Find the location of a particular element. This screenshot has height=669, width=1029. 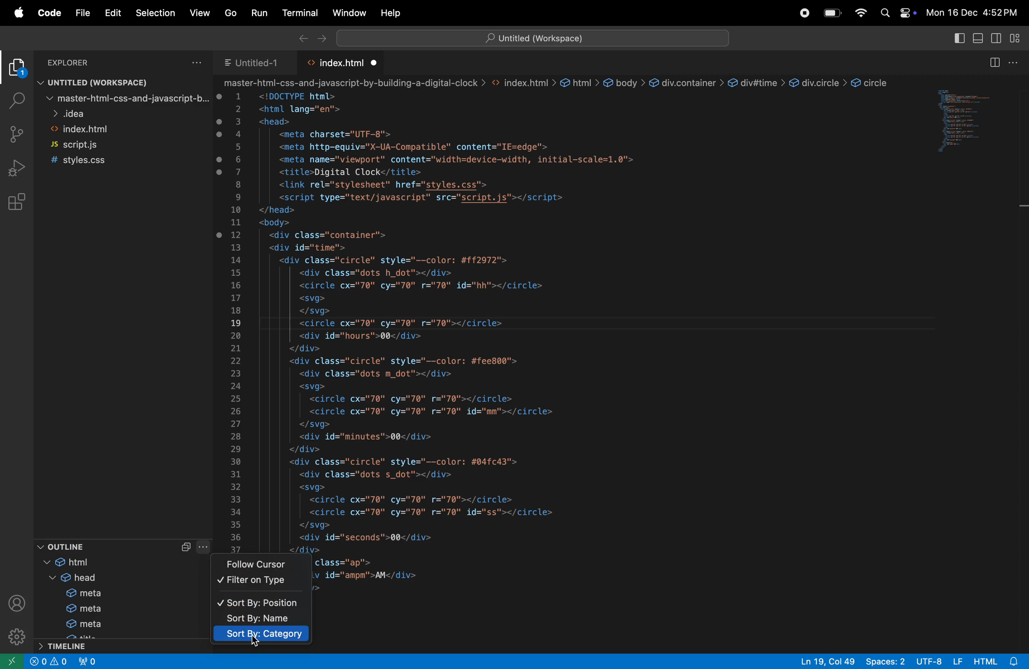

style css is located at coordinates (108, 161).